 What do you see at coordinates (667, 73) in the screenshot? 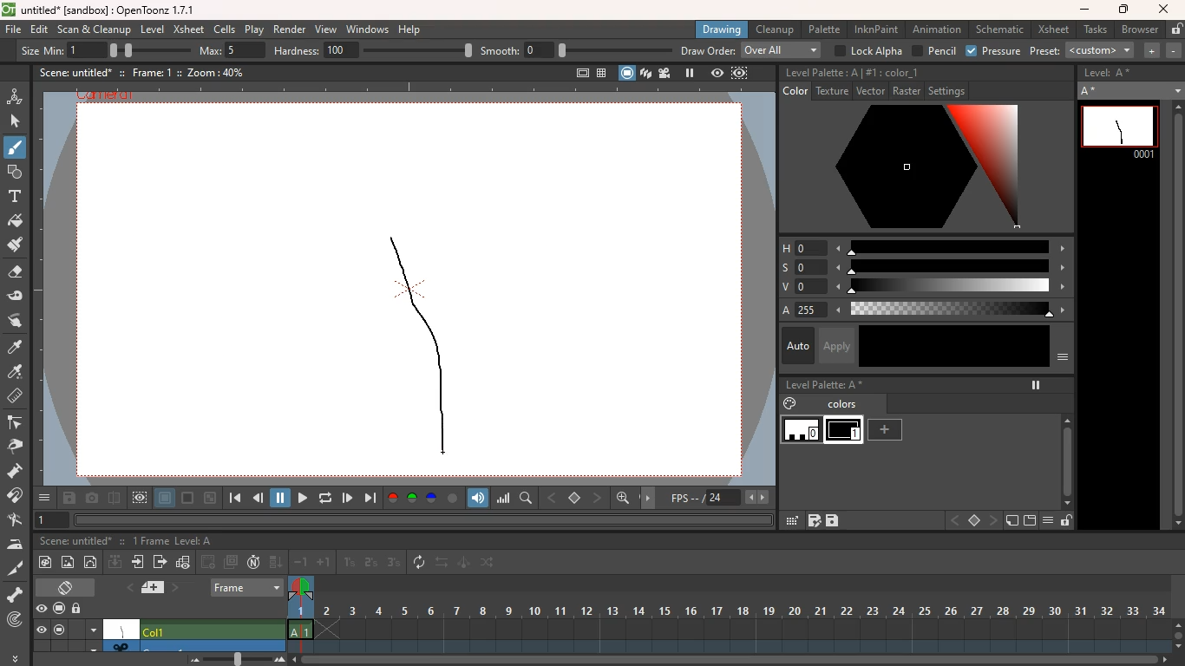
I see `film` at bounding box center [667, 73].